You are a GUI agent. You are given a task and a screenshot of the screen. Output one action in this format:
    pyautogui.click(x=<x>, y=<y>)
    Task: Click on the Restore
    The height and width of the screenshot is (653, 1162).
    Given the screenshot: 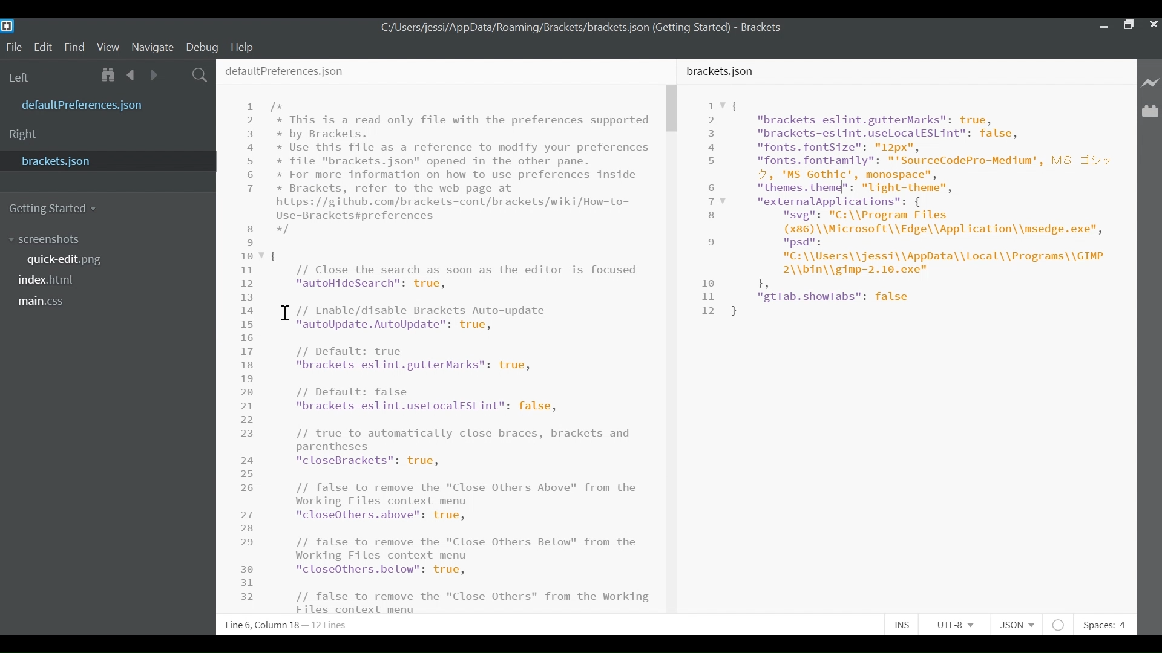 What is the action you would take?
    pyautogui.click(x=1129, y=24)
    